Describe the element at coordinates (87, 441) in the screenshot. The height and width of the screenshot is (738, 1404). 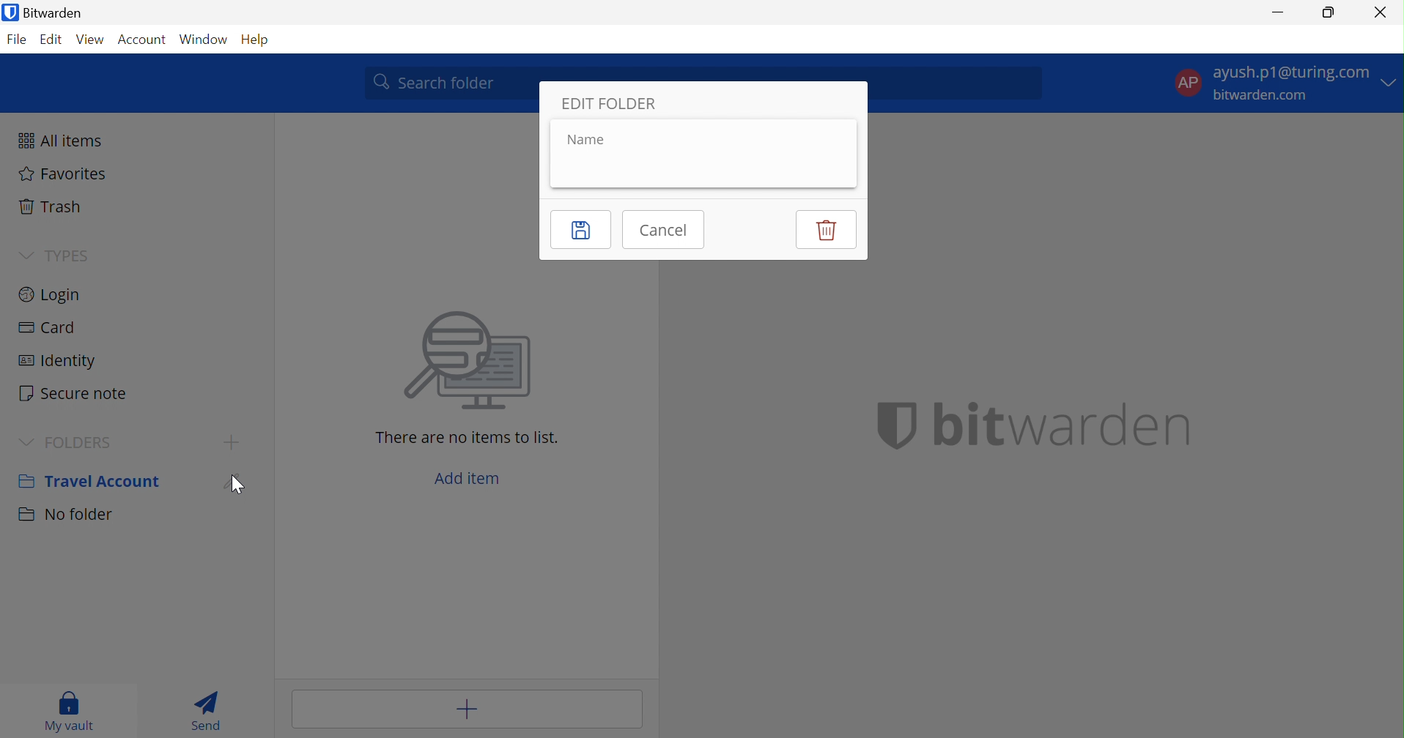
I see `FOLDERS` at that location.